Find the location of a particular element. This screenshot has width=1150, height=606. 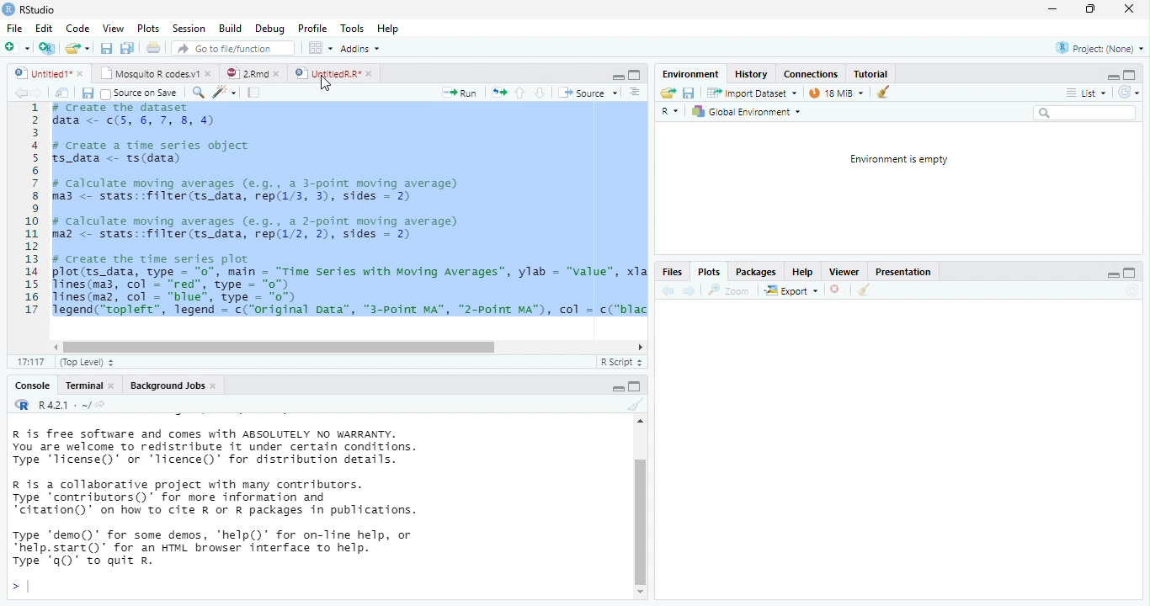

scrollbar right is located at coordinates (638, 348).